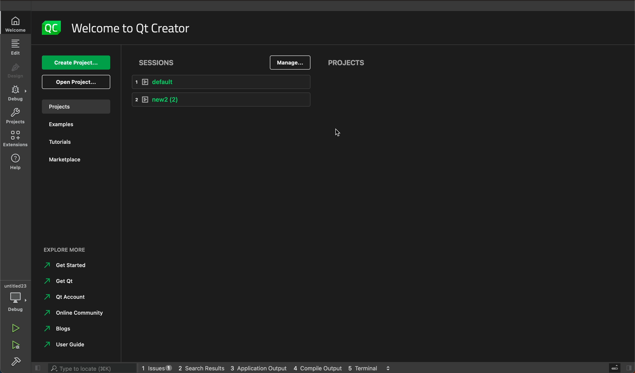  Describe the element at coordinates (268, 368) in the screenshot. I see `logs` at that location.